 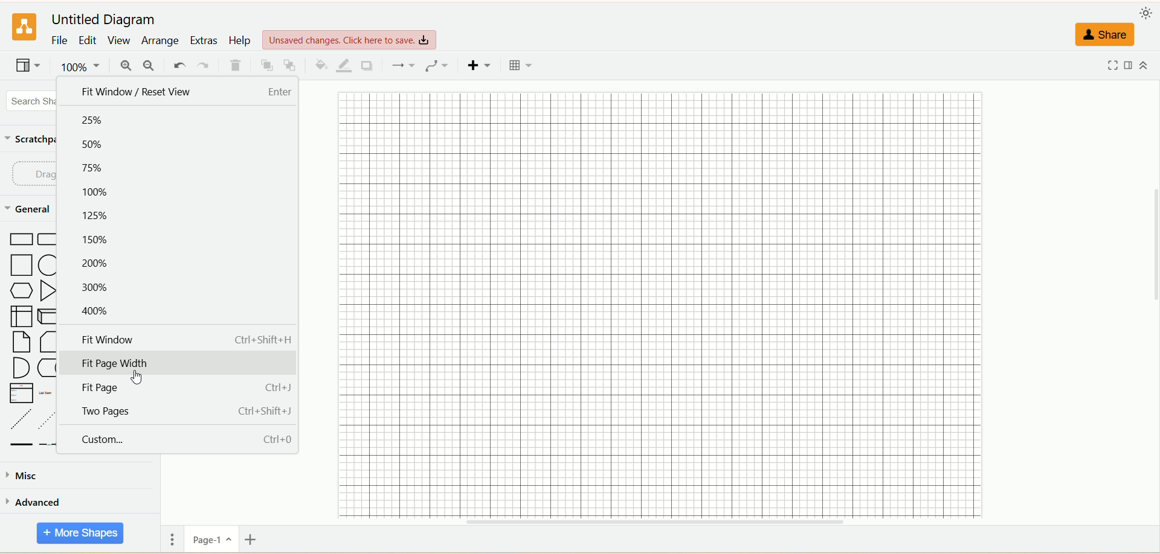 I want to click on advanced, so click(x=37, y=505).